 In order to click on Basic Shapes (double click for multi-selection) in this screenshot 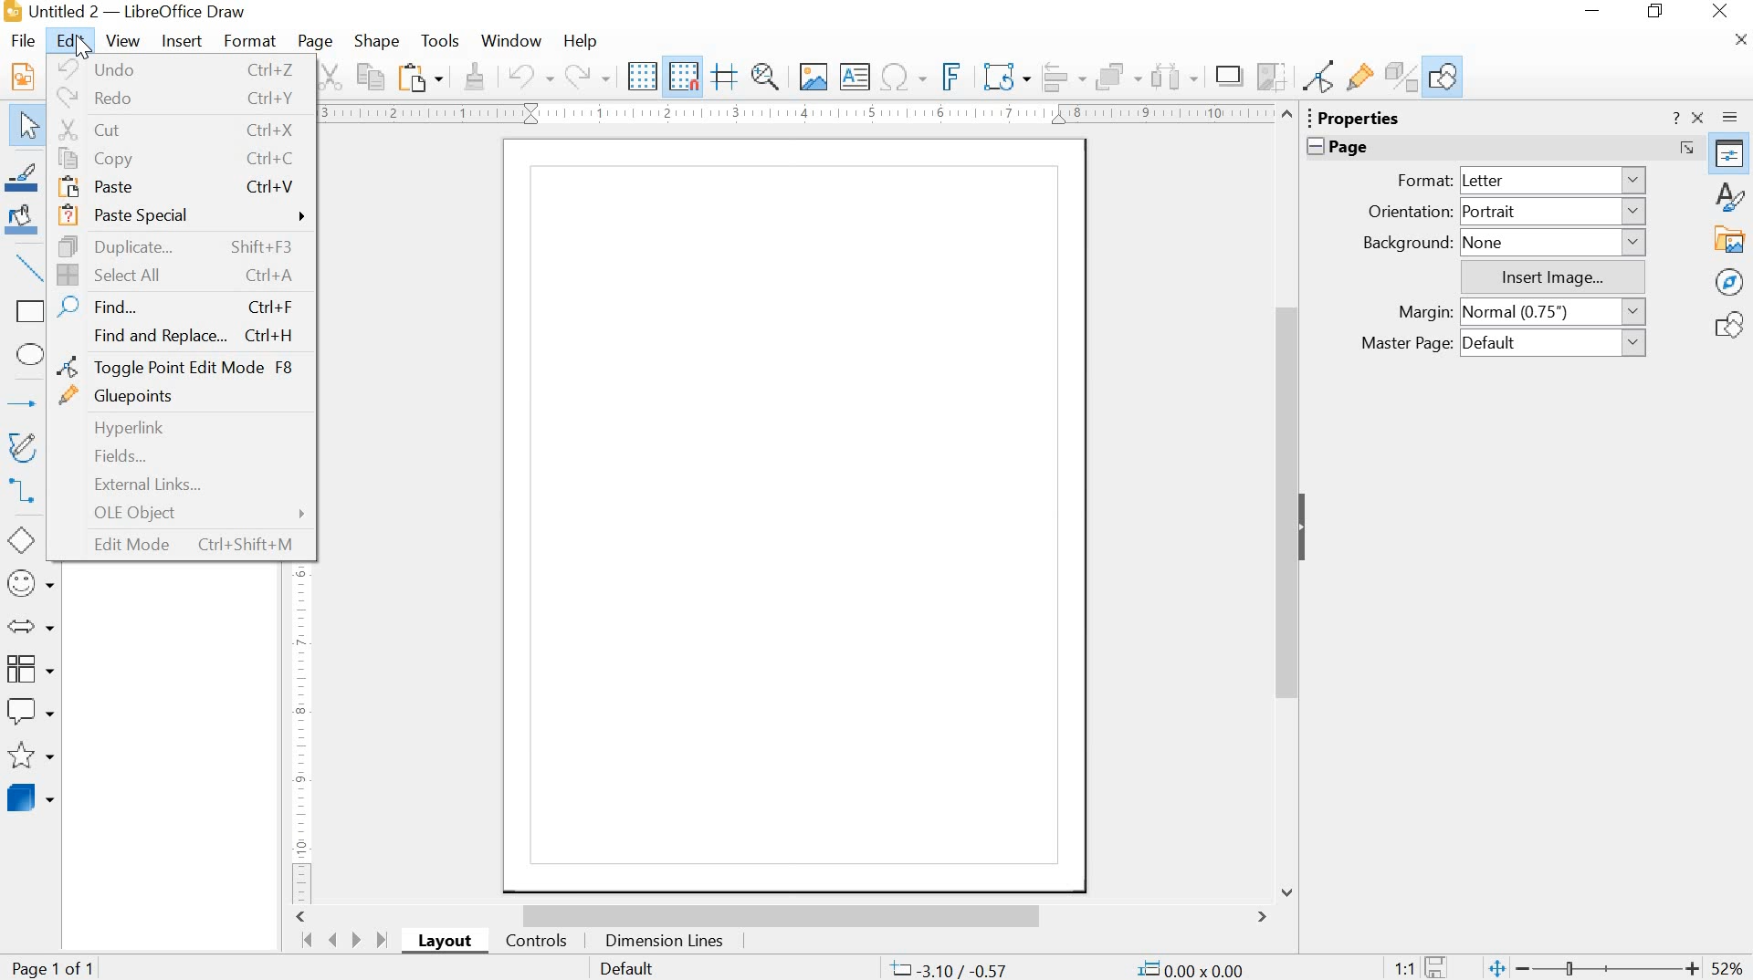, I will do `click(32, 539)`.